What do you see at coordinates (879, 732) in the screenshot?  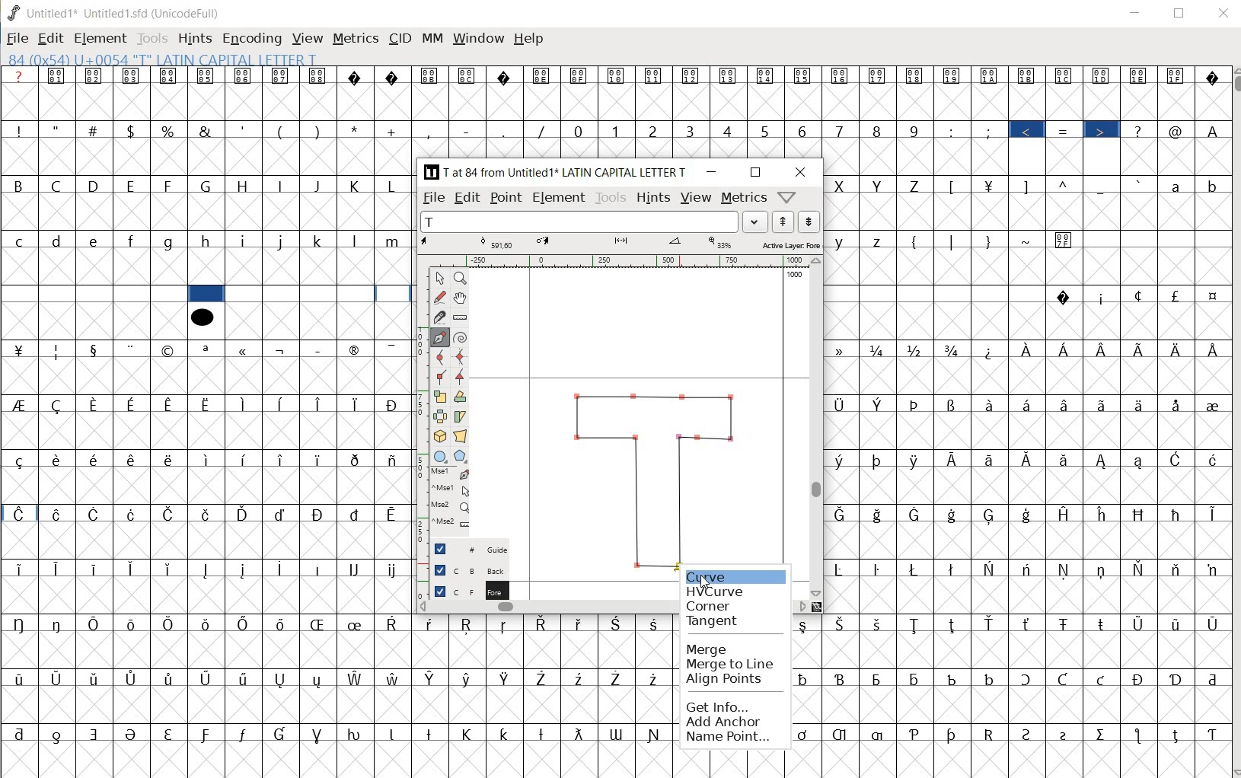 I see `` at bounding box center [879, 732].